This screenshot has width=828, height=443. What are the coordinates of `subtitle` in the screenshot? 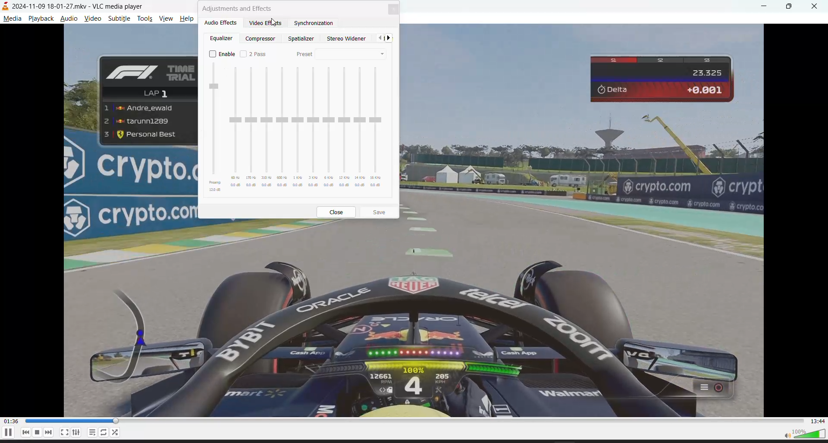 It's located at (118, 19).